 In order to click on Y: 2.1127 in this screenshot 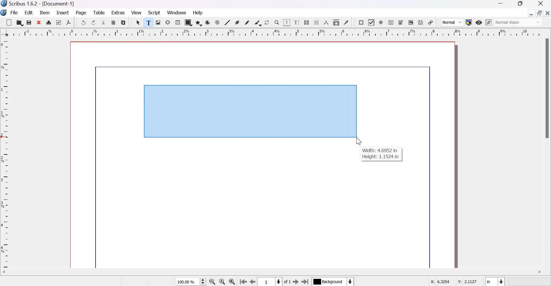, I will do `click(467, 281)`.